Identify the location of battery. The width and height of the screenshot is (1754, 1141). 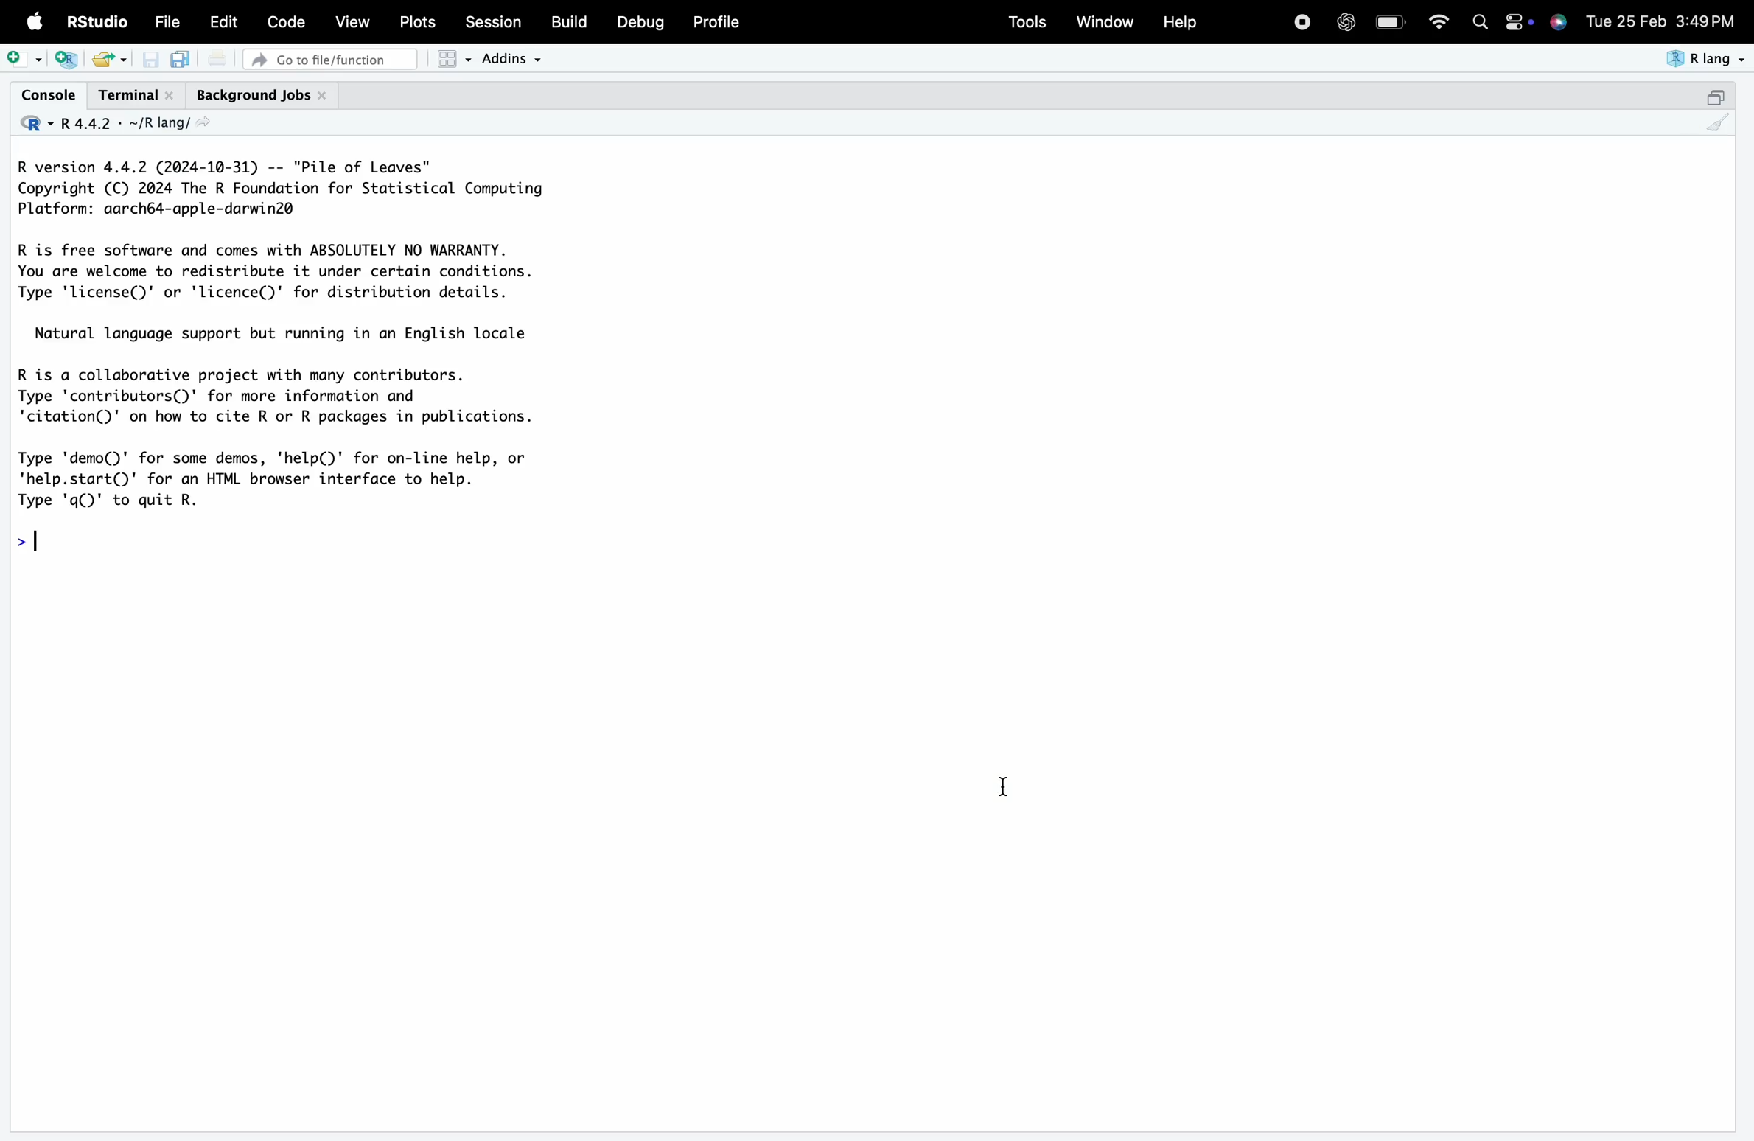
(1390, 22).